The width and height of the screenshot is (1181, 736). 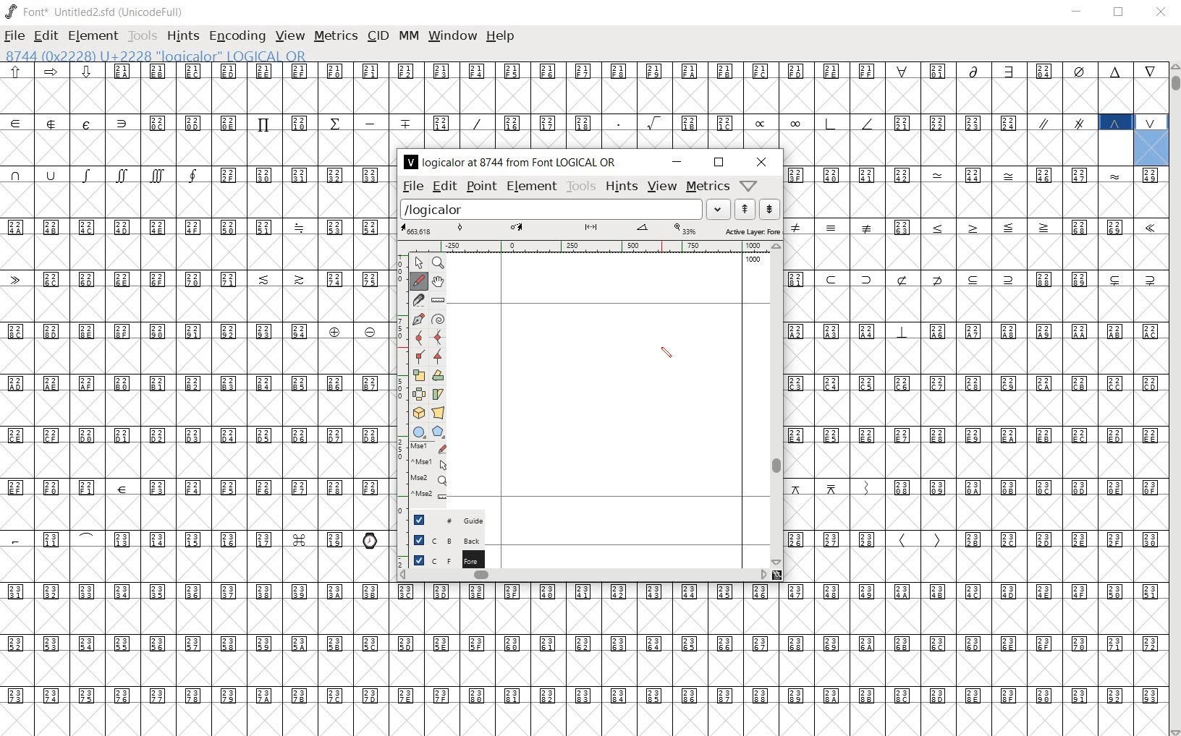 I want to click on hints, so click(x=620, y=186).